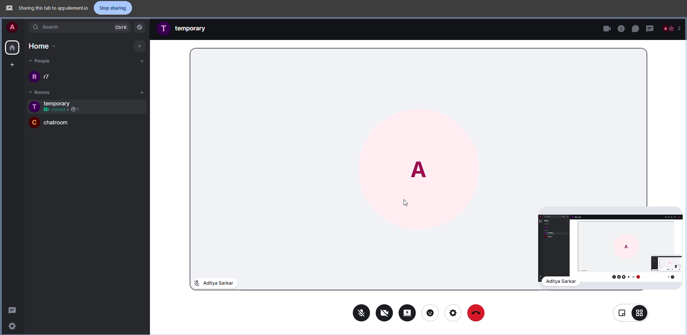 The width and height of the screenshot is (687, 335). What do you see at coordinates (34, 123) in the screenshot?
I see `profile` at bounding box center [34, 123].